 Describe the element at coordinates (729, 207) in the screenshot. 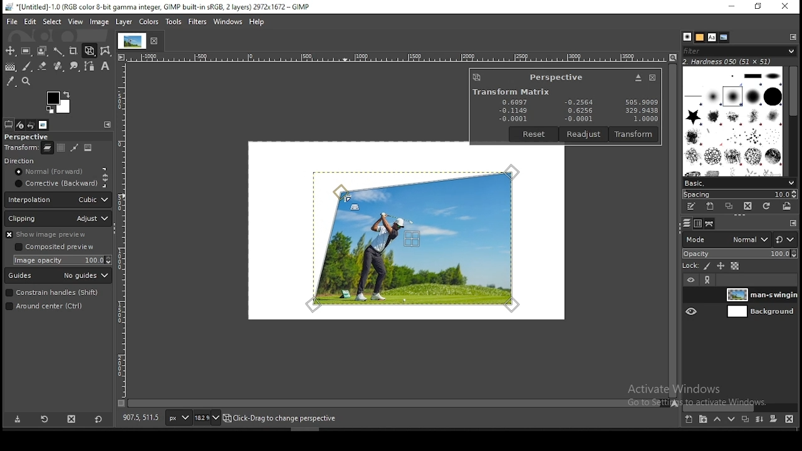

I see `duplicate brush` at that location.